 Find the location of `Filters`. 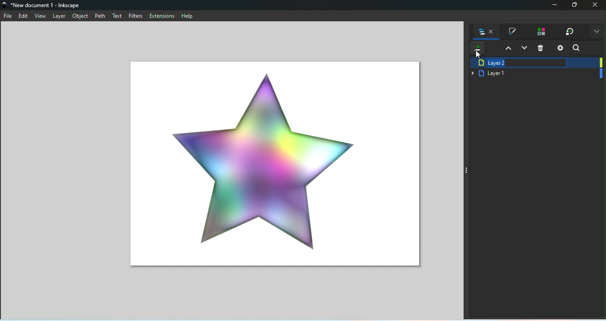

Filters is located at coordinates (136, 16).